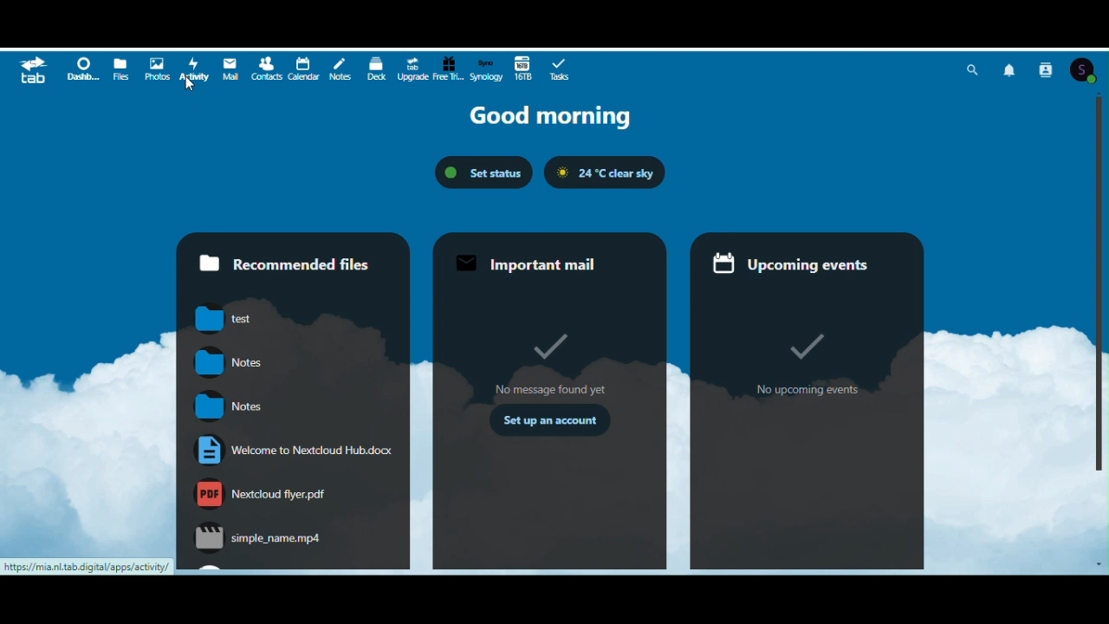 The height and width of the screenshot is (624, 1109). I want to click on Important mail, so click(551, 400).